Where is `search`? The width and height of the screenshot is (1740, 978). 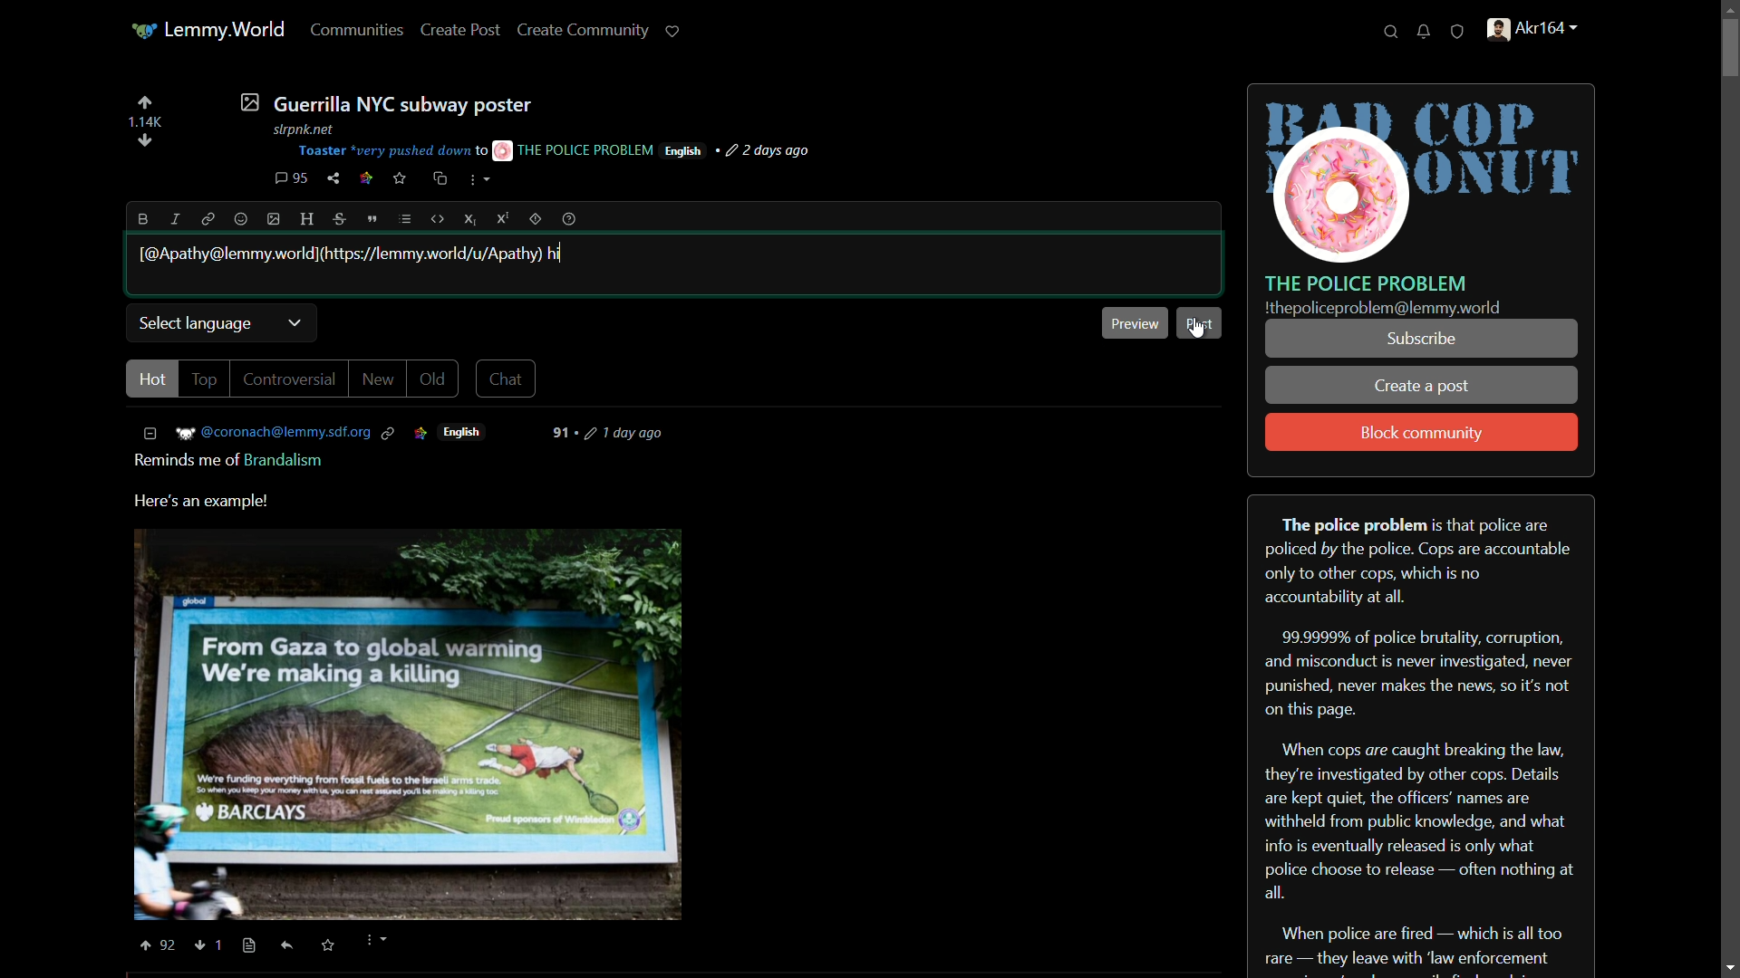 search is located at coordinates (1391, 33).